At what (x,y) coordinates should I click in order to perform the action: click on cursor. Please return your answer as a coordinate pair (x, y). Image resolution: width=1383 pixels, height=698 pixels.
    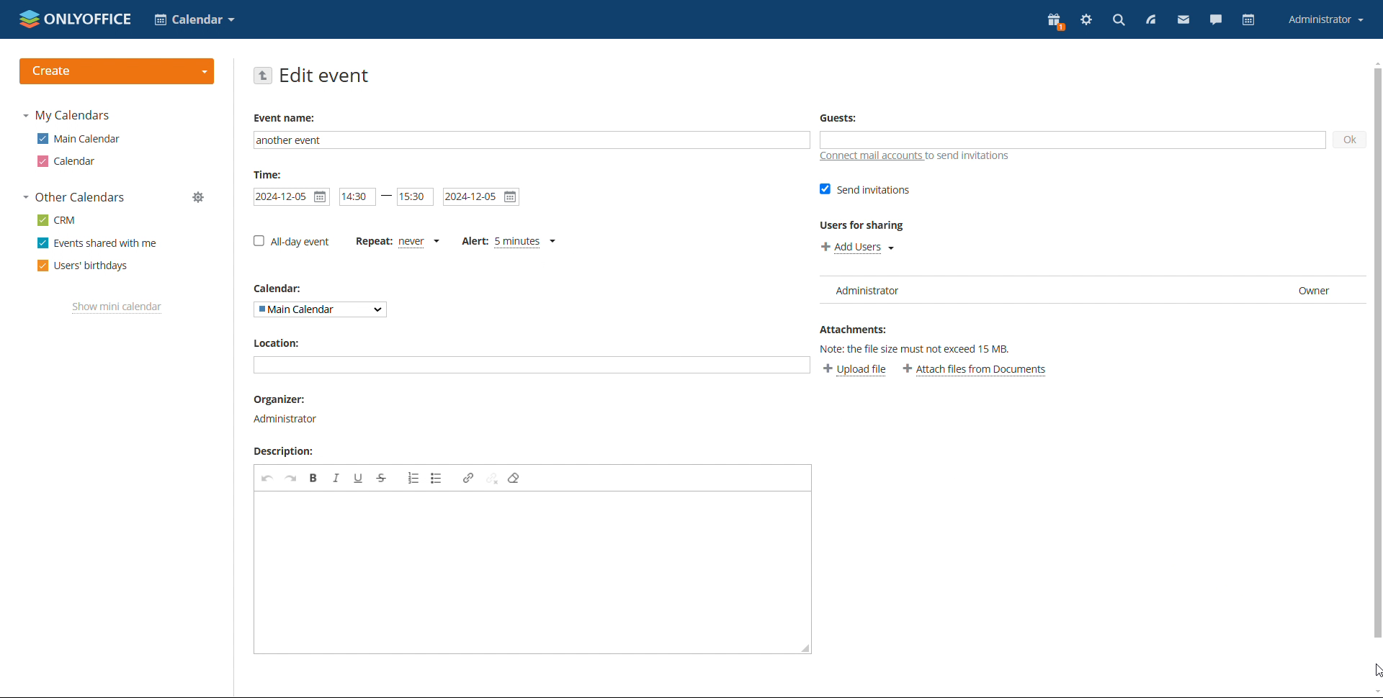
    Looking at the image, I should click on (1374, 671).